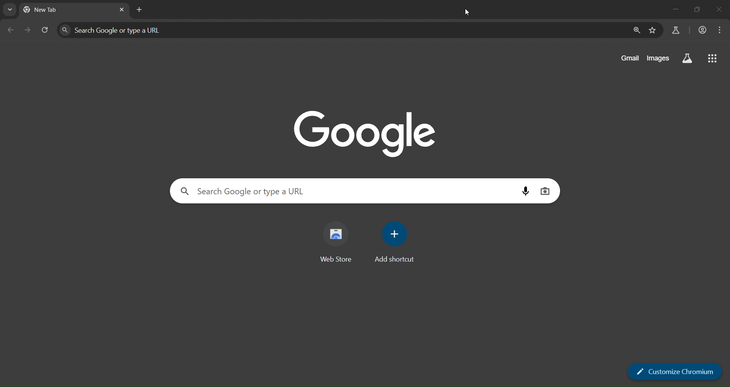 This screenshot has height=387, width=730. I want to click on close, so click(720, 9).